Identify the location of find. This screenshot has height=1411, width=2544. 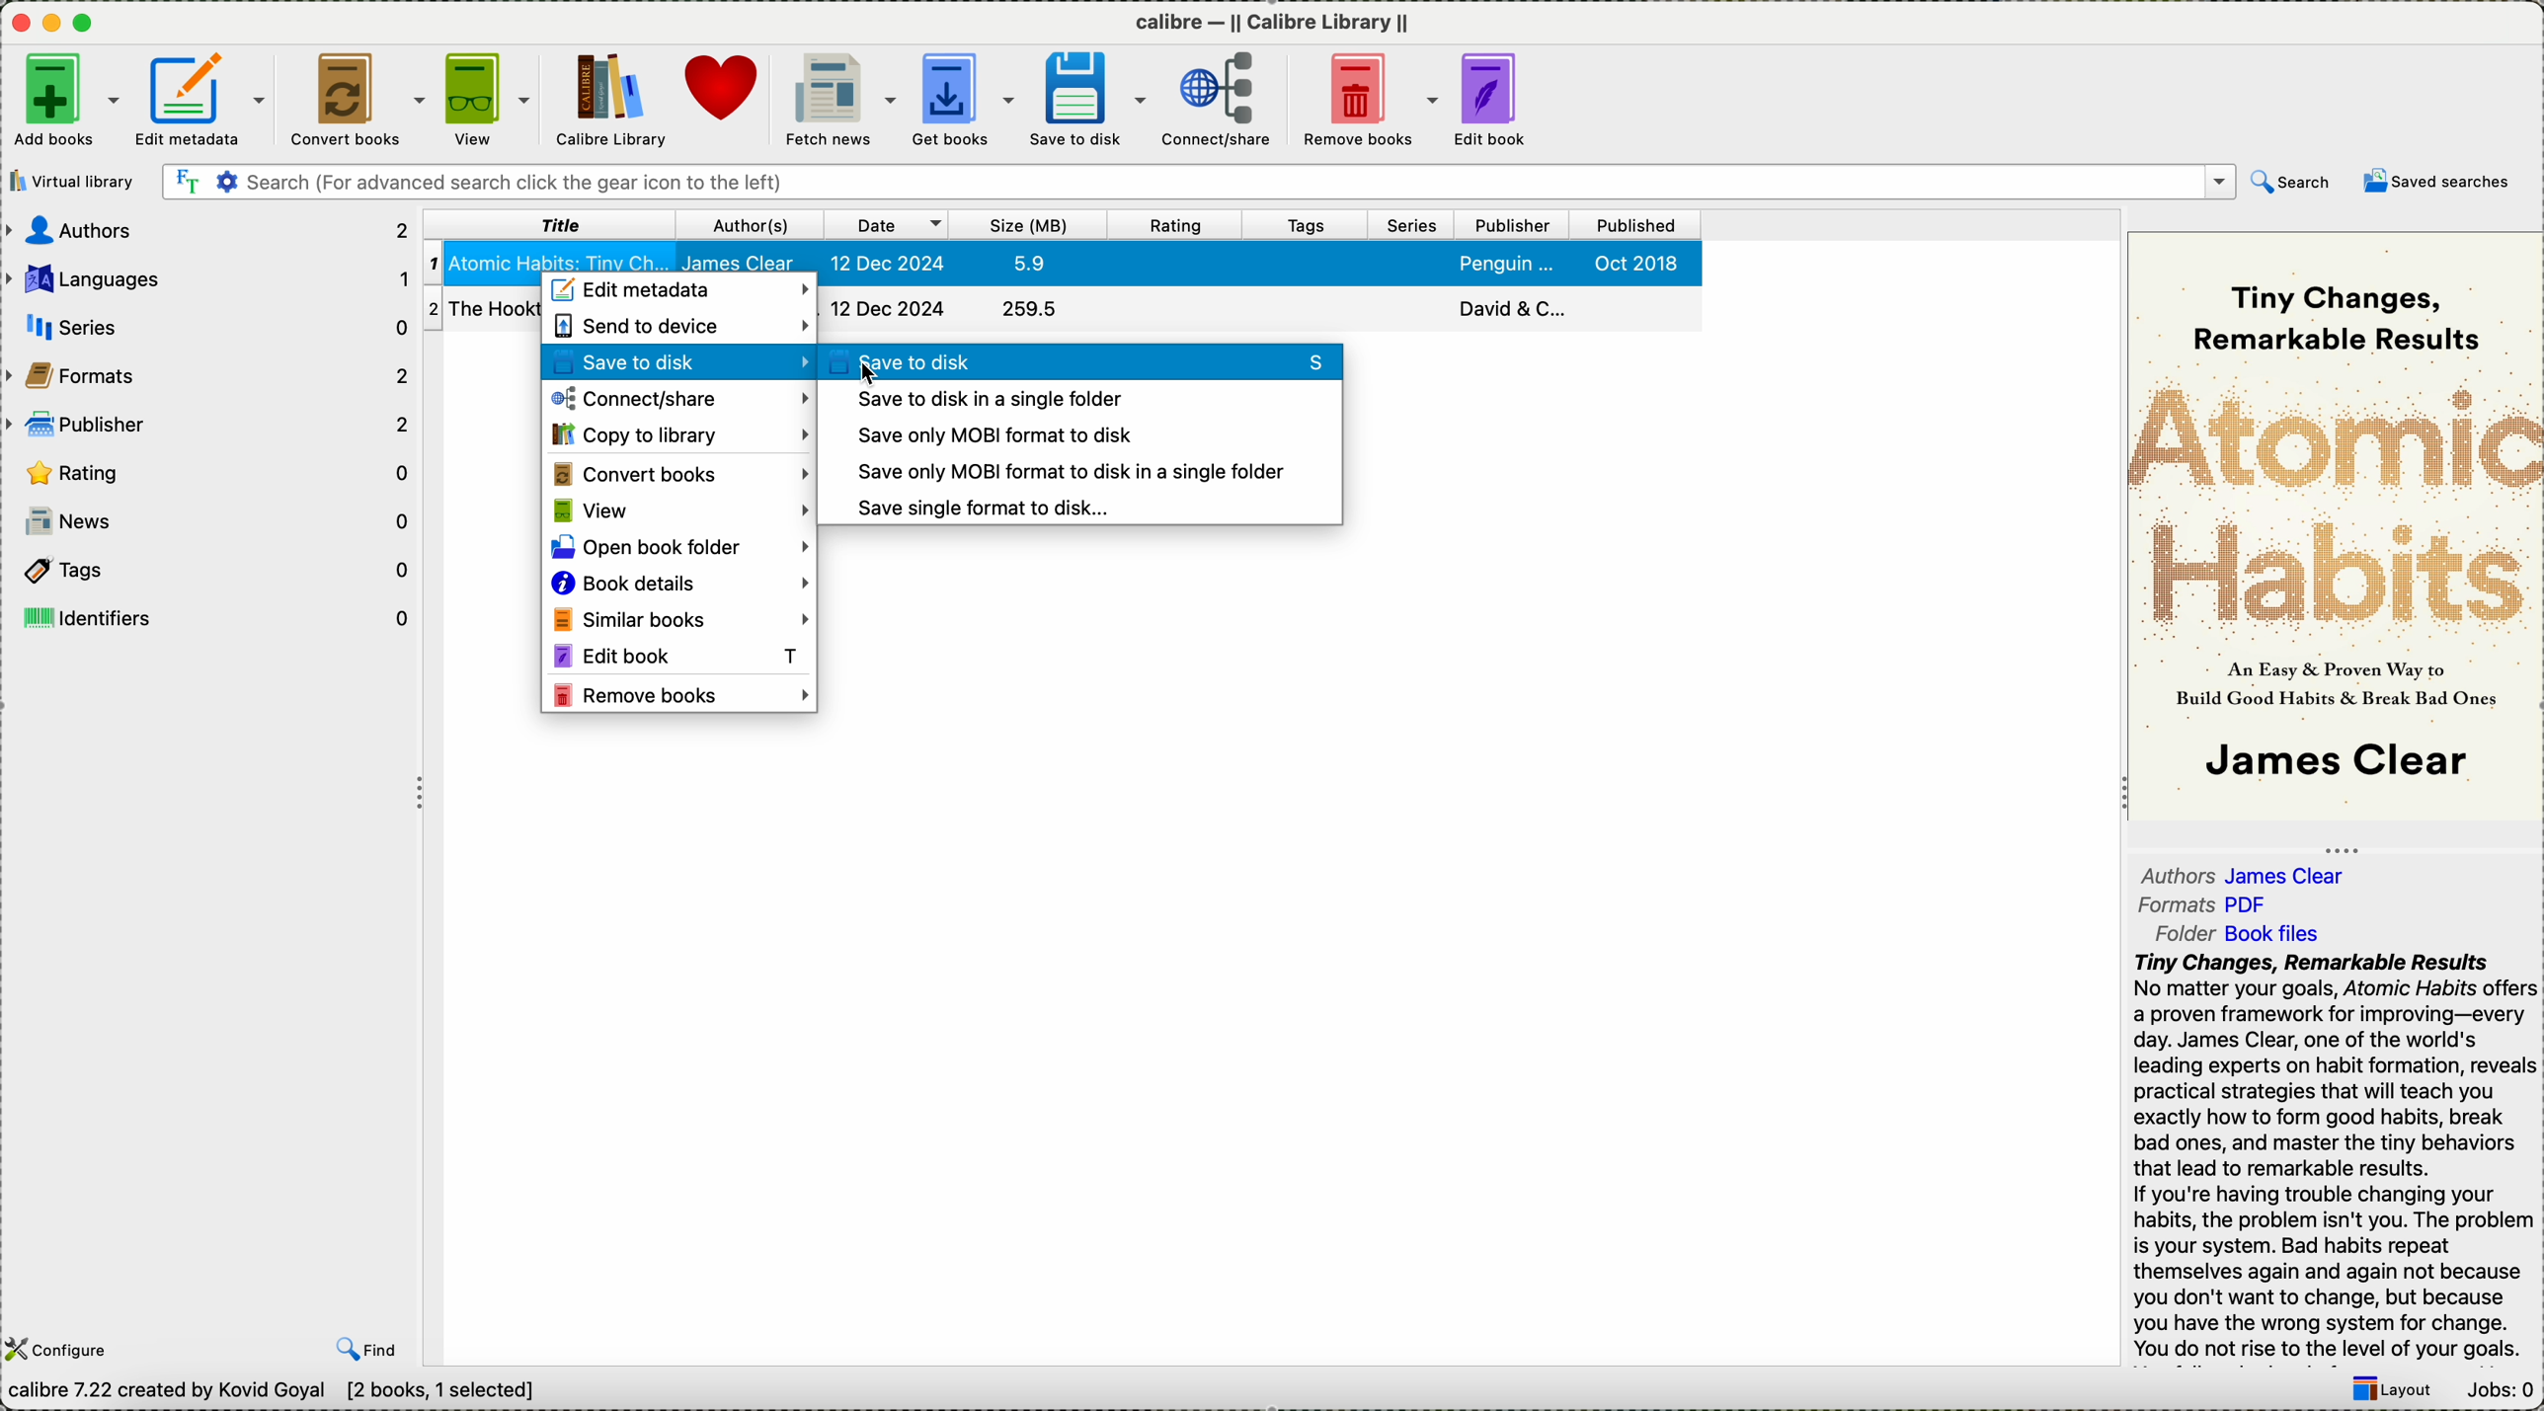
(365, 1351).